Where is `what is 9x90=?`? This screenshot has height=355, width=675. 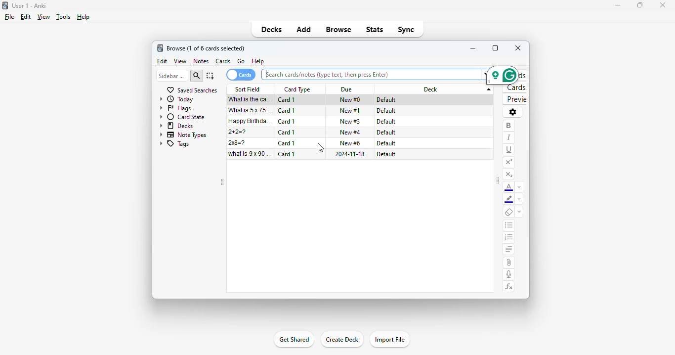
what is 9x90=? is located at coordinates (251, 154).